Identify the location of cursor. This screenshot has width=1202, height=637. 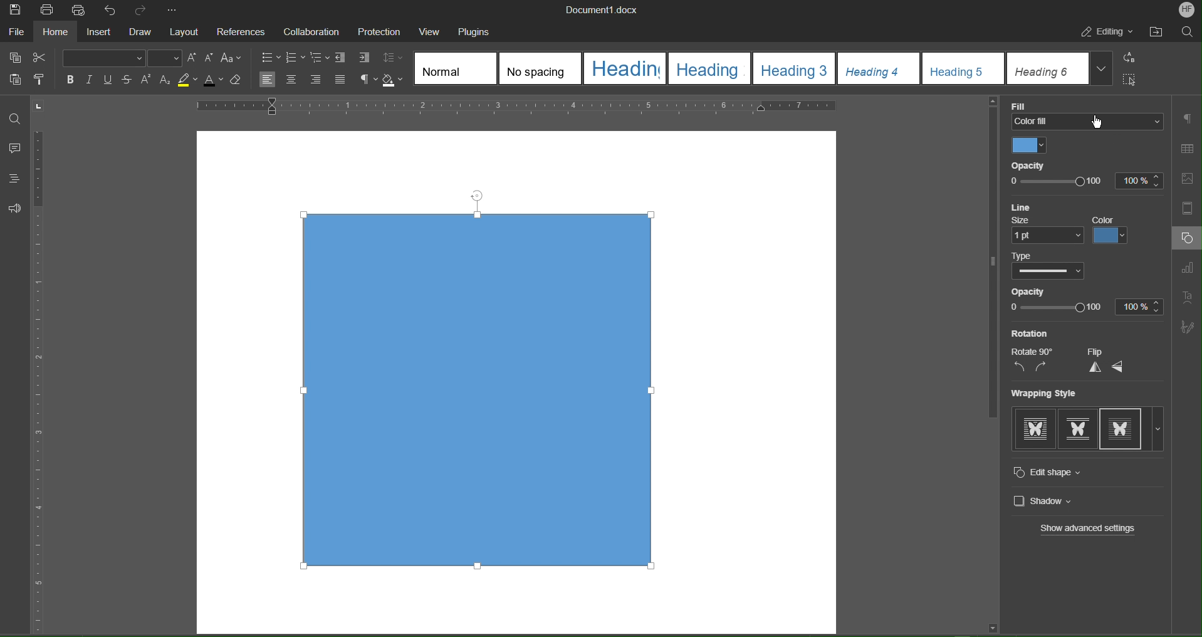
(1096, 120).